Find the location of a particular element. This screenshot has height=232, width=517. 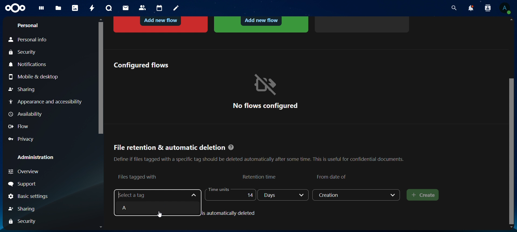

overview is located at coordinates (34, 172).